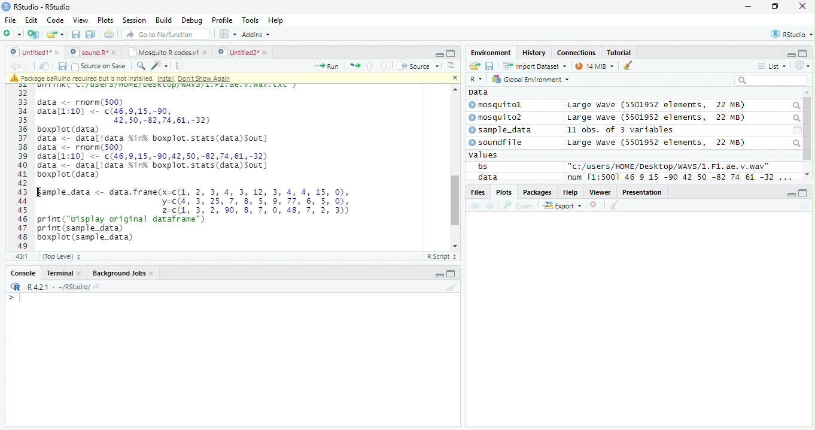 This screenshot has height=430, width=815. I want to click on 11 obs. of 3 variables, so click(621, 130).